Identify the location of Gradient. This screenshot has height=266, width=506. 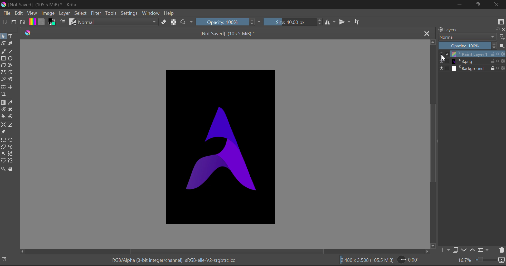
(32, 22).